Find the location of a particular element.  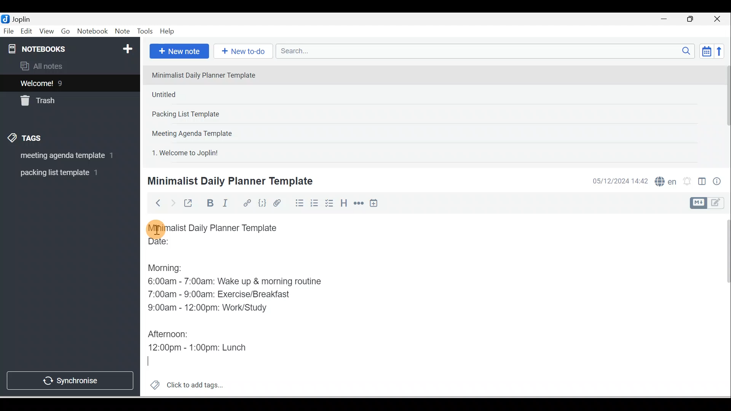

Notes is located at coordinates (64, 81).